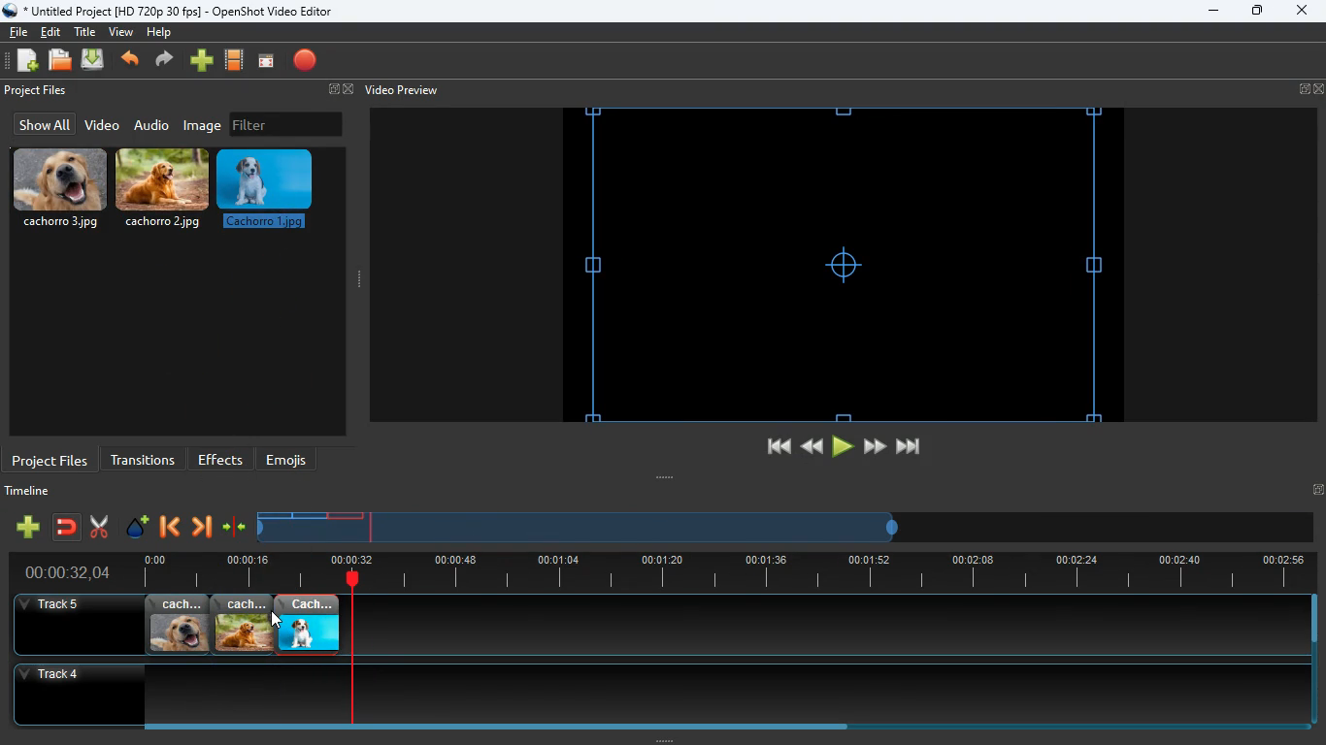  What do you see at coordinates (308, 625) in the screenshot?
I see `cachorro.1.jpg` at bounding box center [308, 625].